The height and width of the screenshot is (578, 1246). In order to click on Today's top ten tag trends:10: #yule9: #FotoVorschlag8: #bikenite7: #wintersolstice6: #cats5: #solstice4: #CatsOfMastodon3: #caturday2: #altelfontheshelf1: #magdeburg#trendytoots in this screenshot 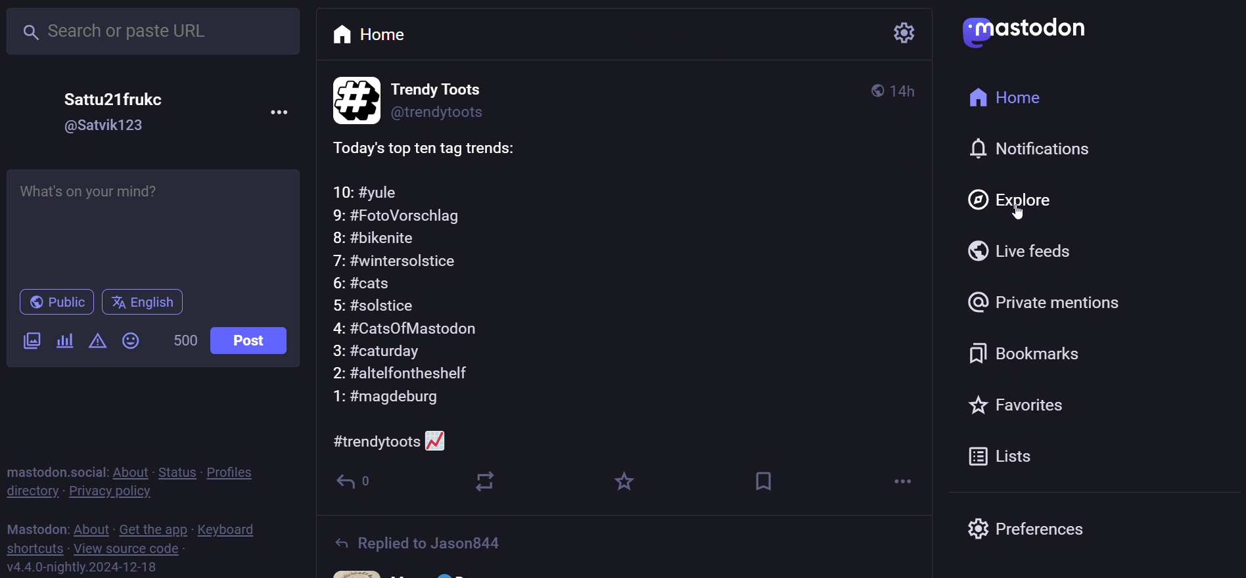, I will do `click(635, 292)`.